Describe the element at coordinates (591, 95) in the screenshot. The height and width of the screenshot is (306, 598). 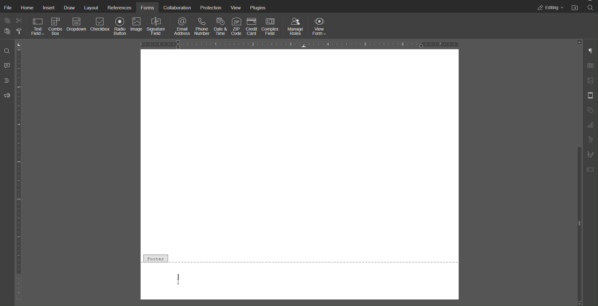
I see `Header/Footer` at that location.